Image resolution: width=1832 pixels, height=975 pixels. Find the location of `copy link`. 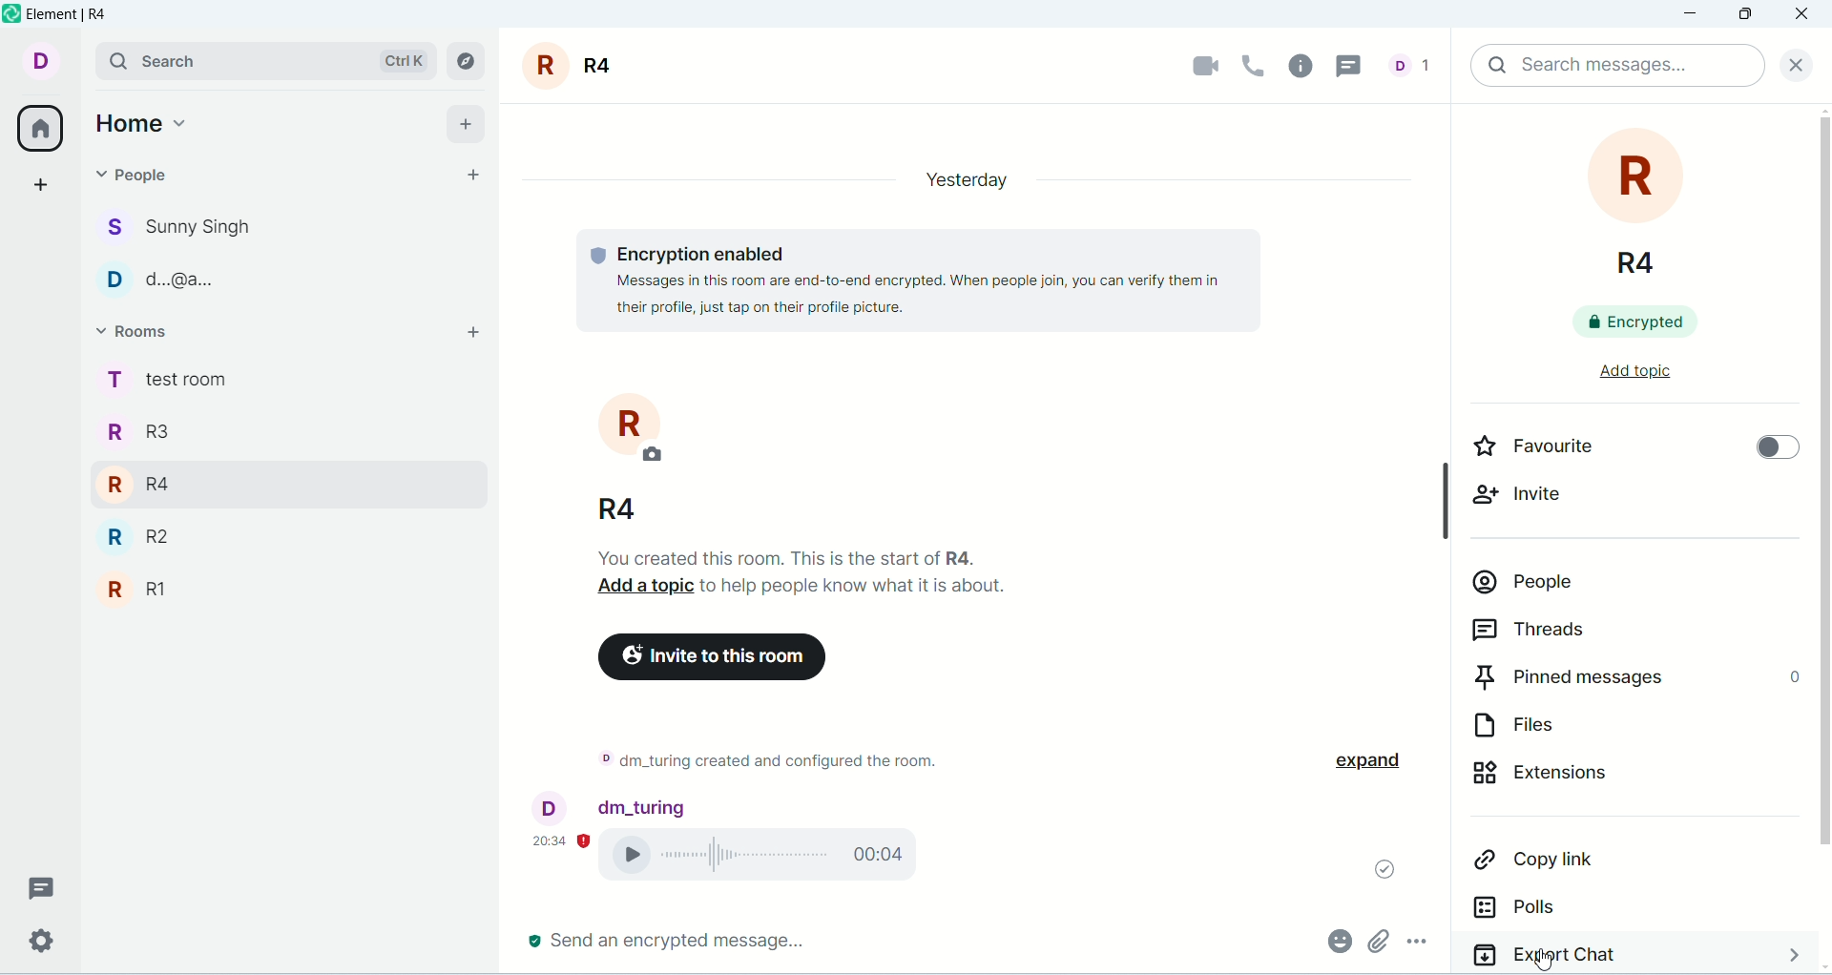

copy link is located at coordinates (1593, 861).